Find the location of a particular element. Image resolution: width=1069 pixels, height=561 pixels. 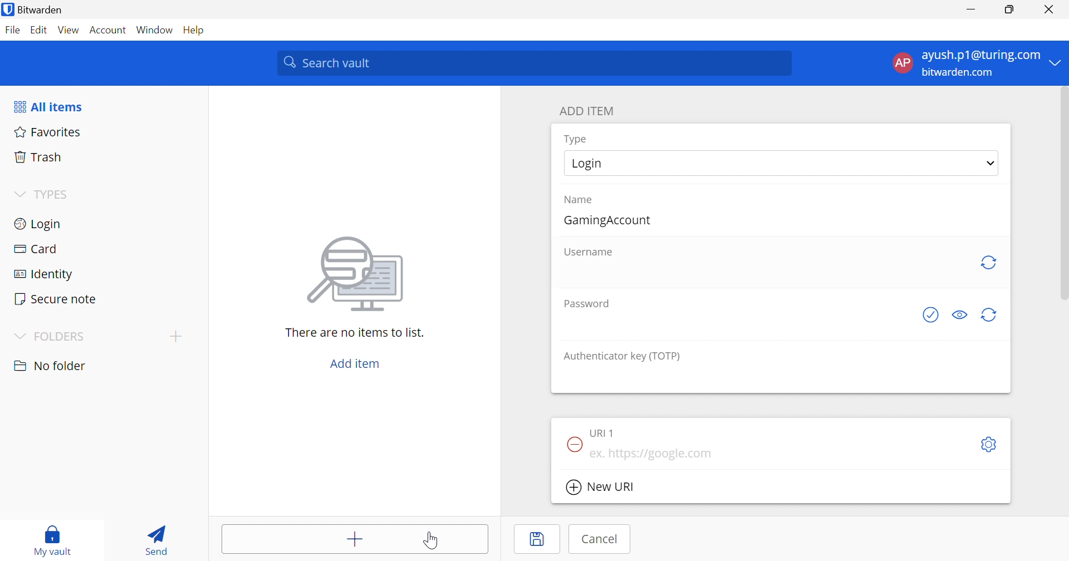

No folder is located at coordinates (52, 366).